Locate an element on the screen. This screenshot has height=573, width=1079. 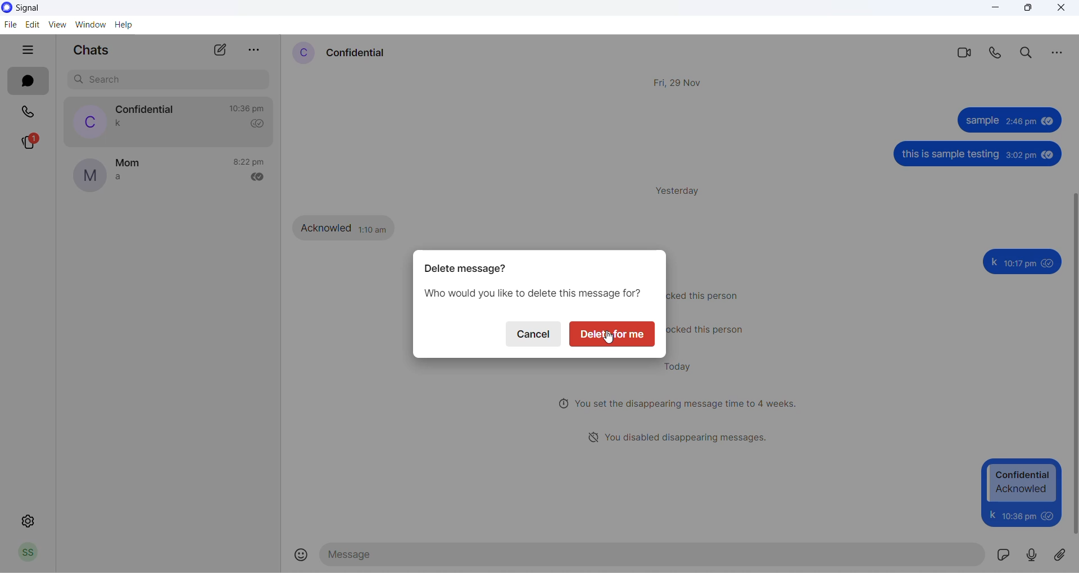
minimize is located at coordinates (994, 11).